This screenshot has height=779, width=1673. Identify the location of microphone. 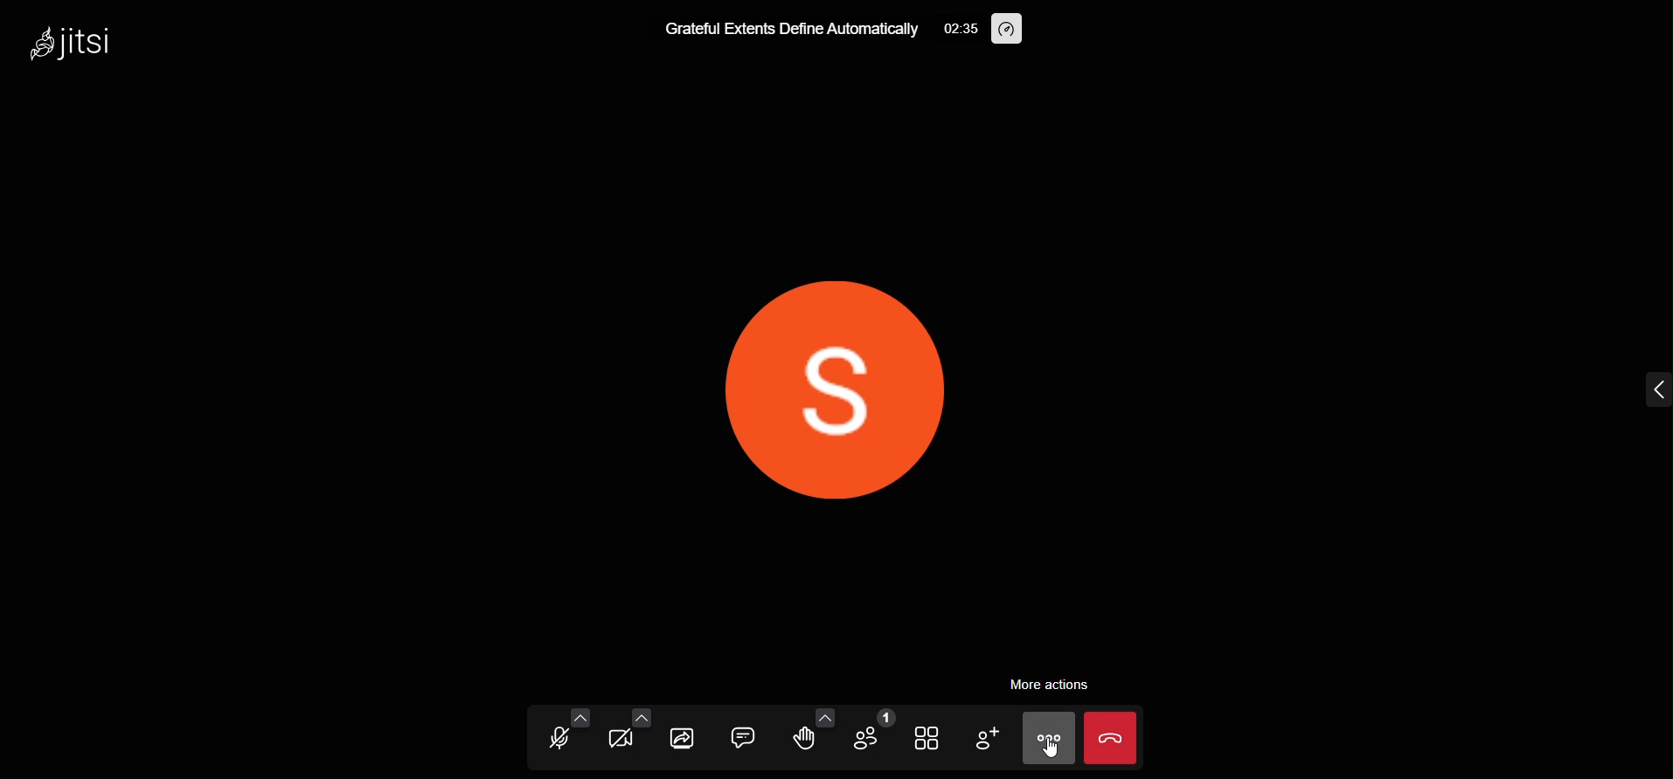
(553, 741).